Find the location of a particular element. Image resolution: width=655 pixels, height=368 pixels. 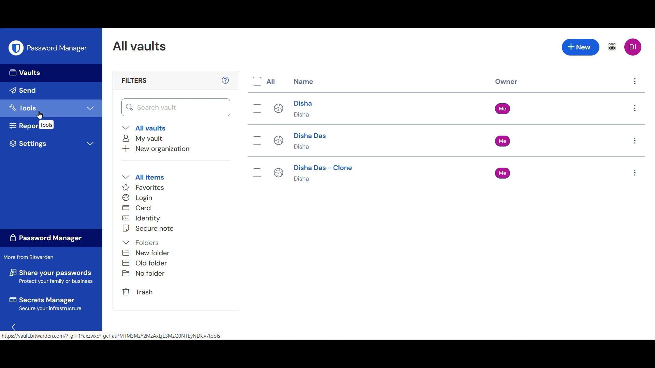

Card is located at coordinates (137, 208).